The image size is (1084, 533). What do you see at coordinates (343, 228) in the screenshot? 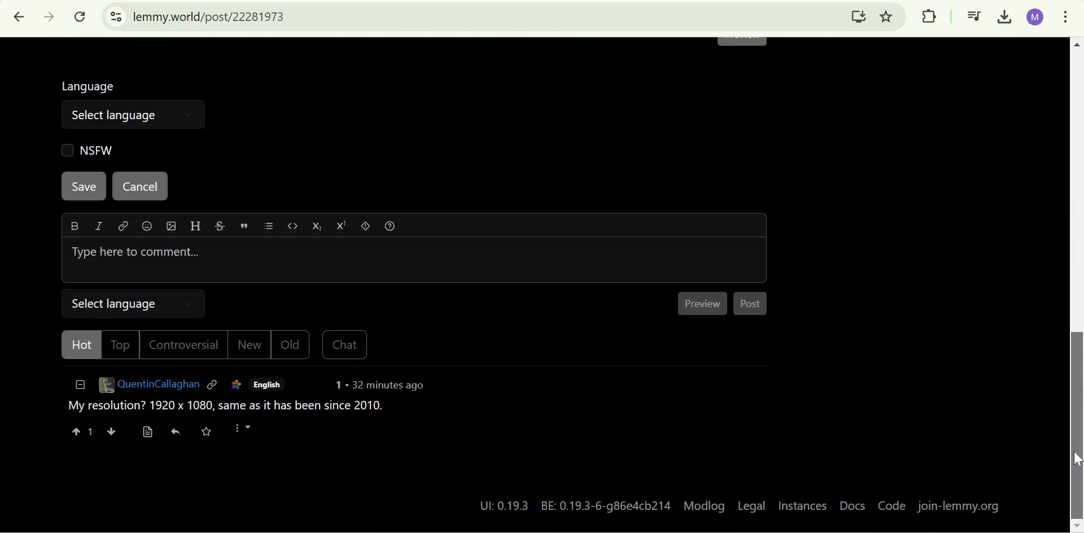
I see `` at bounding box center [343, 228].